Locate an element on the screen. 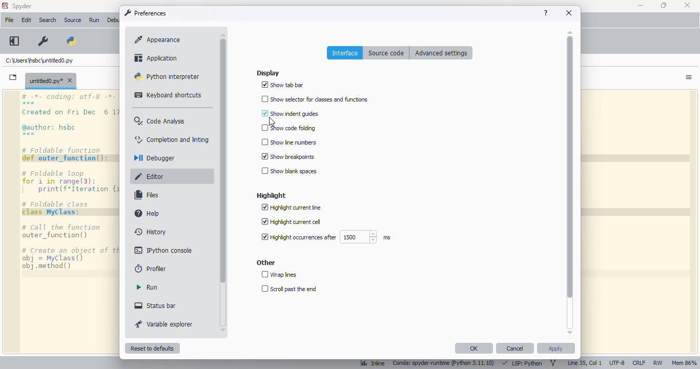 Image resolution: width=700 pixels, height=369 pixels. debugger is located at coordinates (153, 158).